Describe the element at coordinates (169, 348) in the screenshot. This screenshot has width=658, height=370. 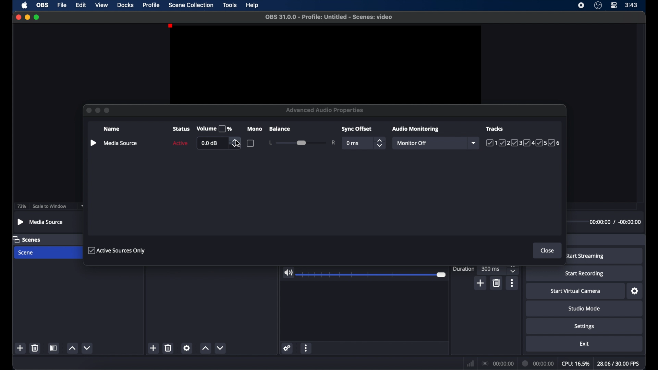
I see `delete` at that location.